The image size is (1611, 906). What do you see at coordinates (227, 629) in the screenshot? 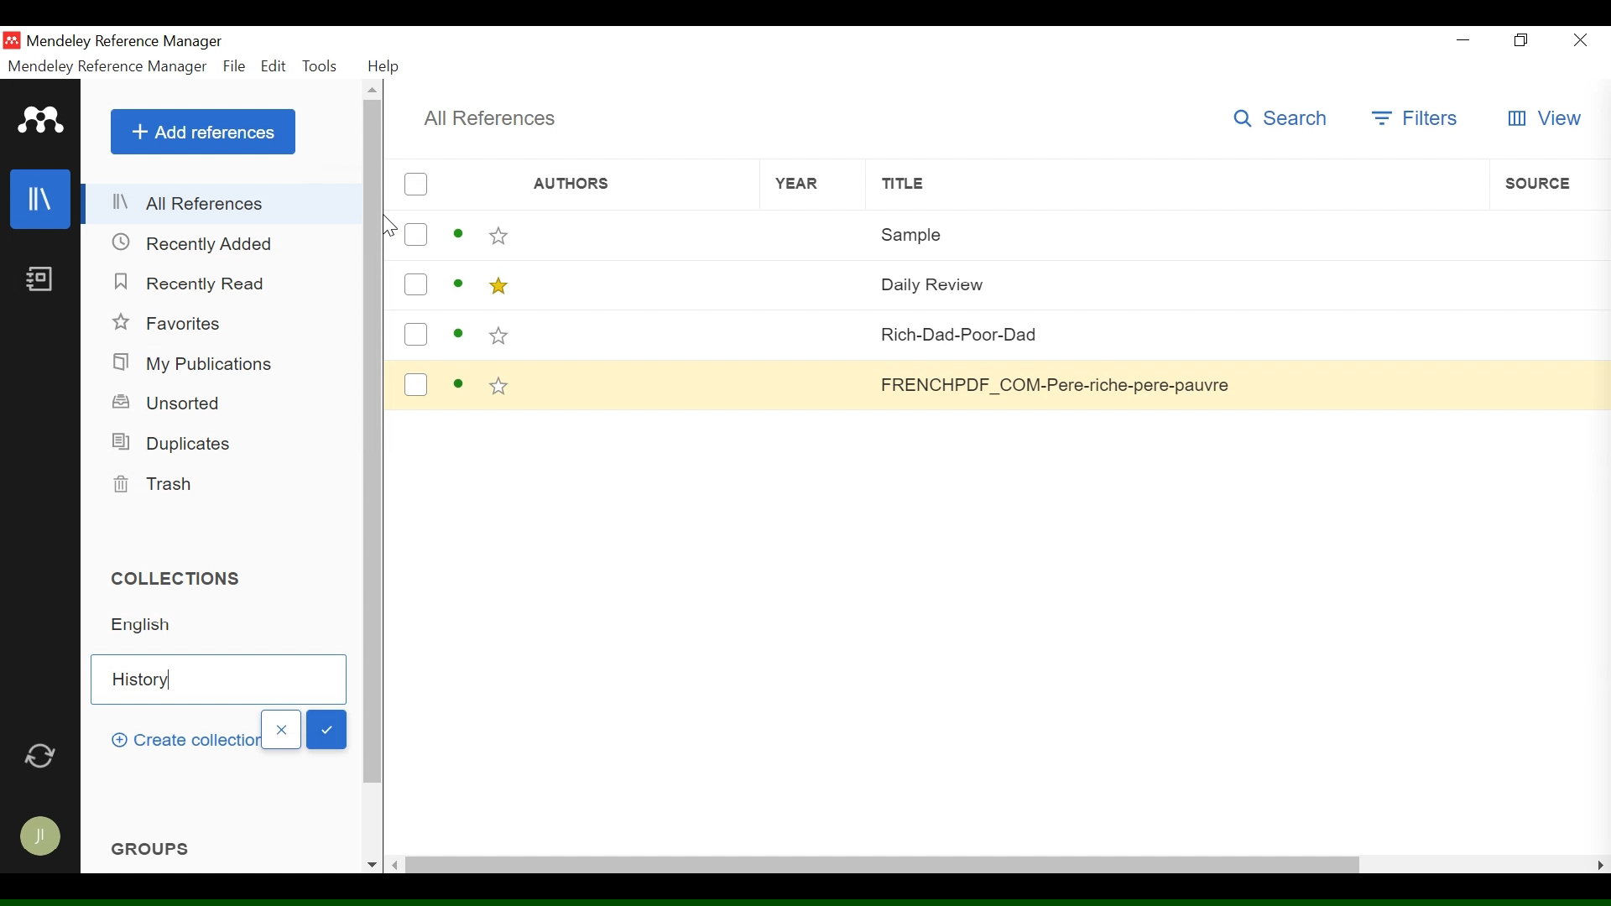
I see `Collection` at bounding box center [227, 629].